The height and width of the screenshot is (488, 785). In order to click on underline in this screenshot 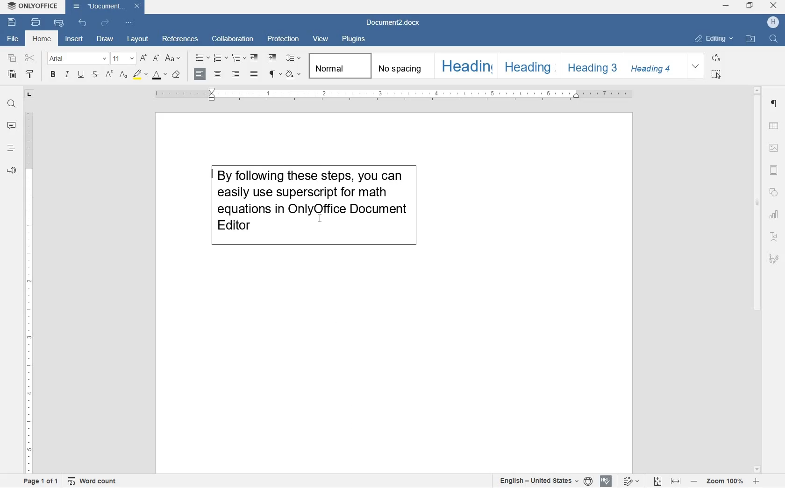, I will do `click(80, 74)`.